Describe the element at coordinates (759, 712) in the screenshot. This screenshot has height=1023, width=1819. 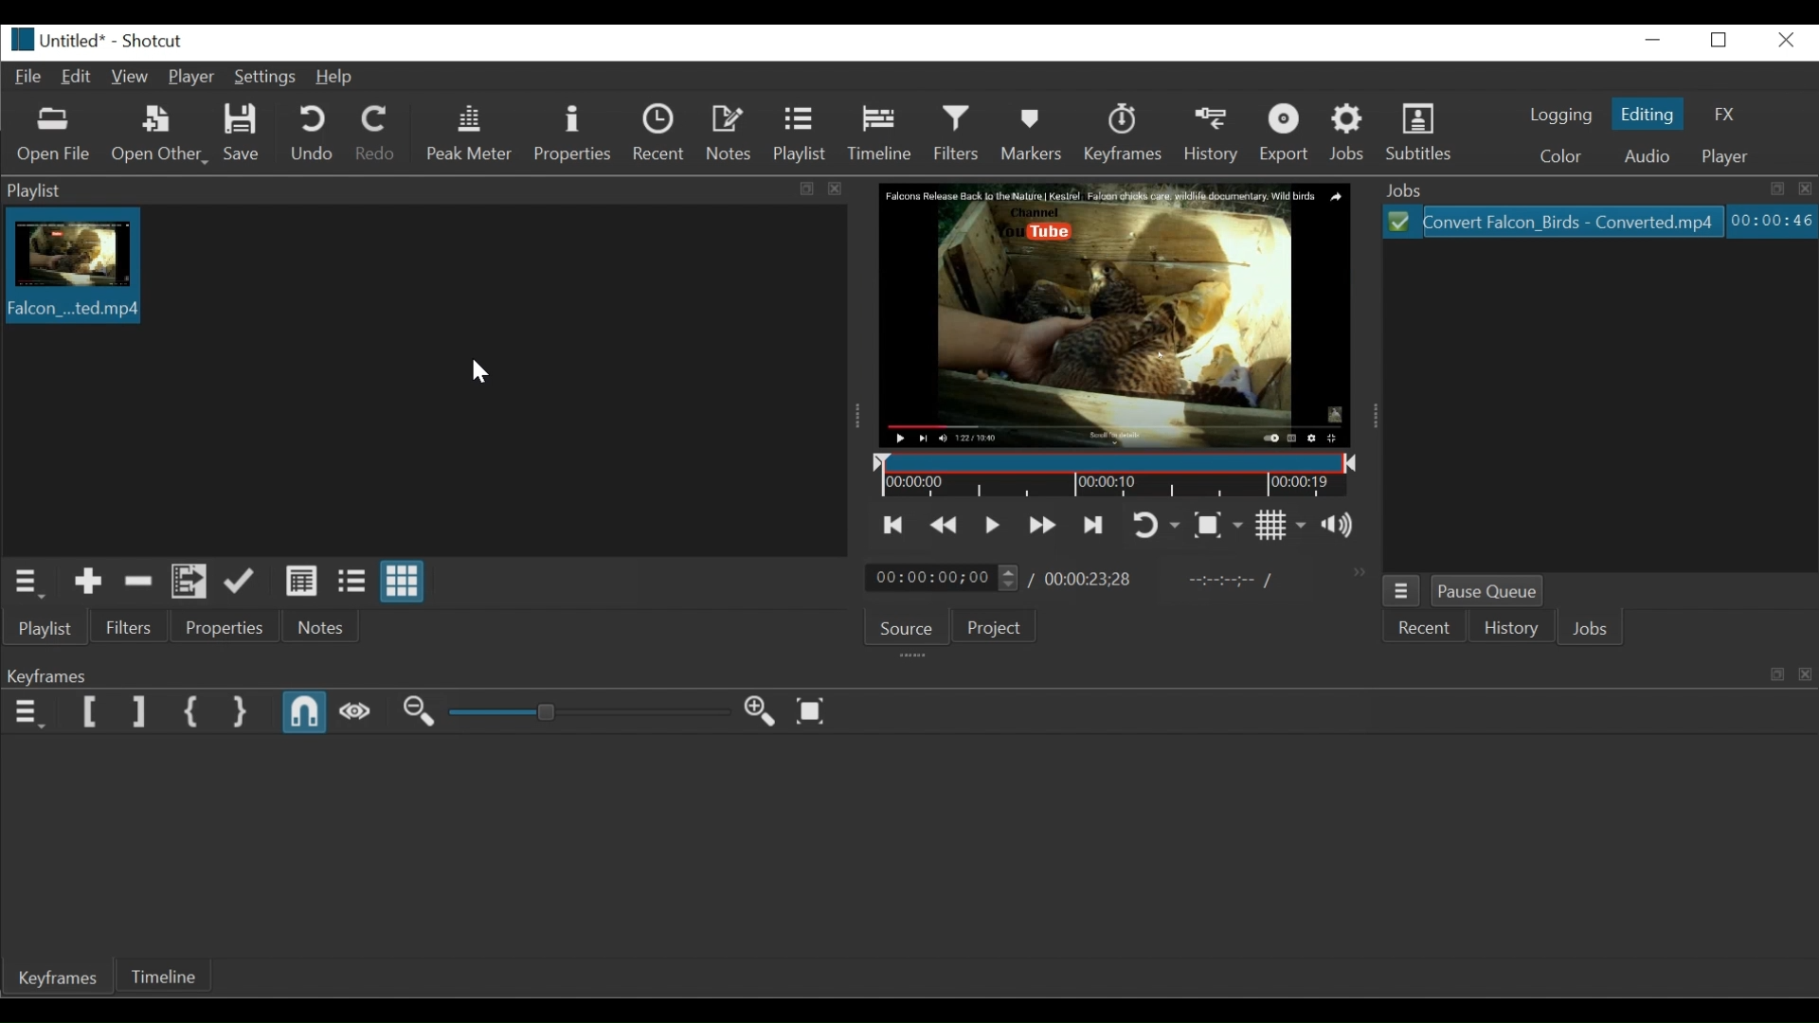
I see `Zoom Keyframe in` at that location.